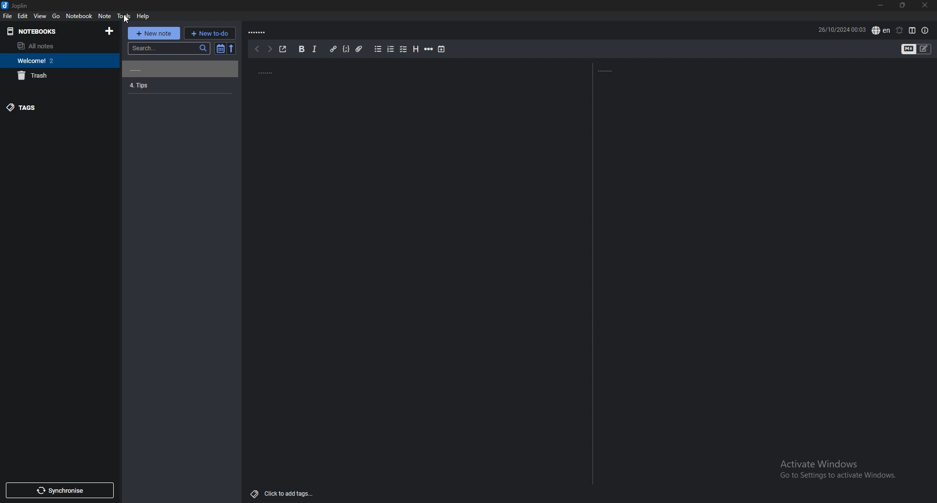 This screenshot has height=503, width=937. What do you see at coordinates (442, 50) in the screenshot?
I see `add time` at bounding box center [442, 50].